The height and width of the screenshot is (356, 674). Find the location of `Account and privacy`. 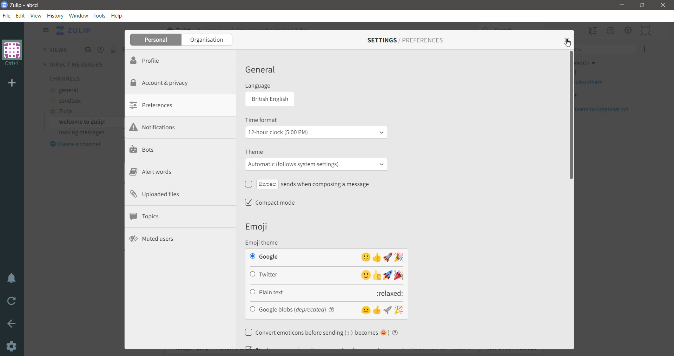

Account and privacy is located at coordinates (164, 83).